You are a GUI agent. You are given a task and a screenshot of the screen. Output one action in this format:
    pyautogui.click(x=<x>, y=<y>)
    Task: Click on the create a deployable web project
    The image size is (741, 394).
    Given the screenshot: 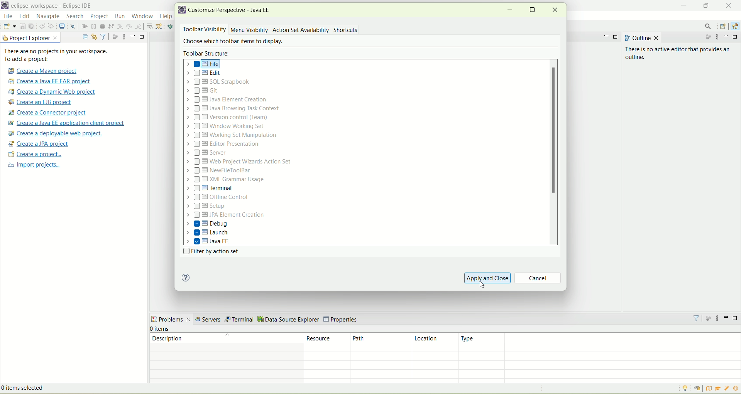 What is the action you would take?
    pyautogui.click(x=54, y=133)
    